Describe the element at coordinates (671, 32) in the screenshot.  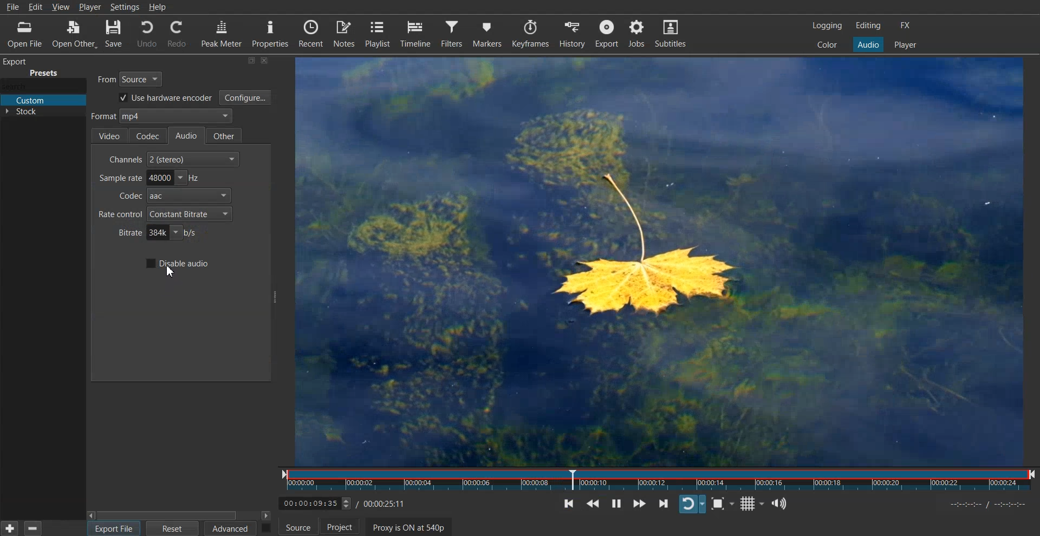
I see `Subtitles` at that location.